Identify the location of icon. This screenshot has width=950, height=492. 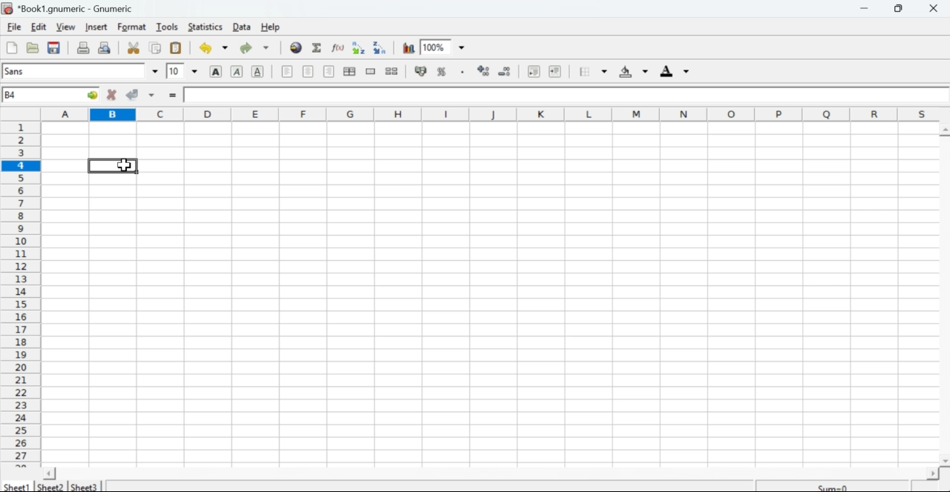
(7, 8).